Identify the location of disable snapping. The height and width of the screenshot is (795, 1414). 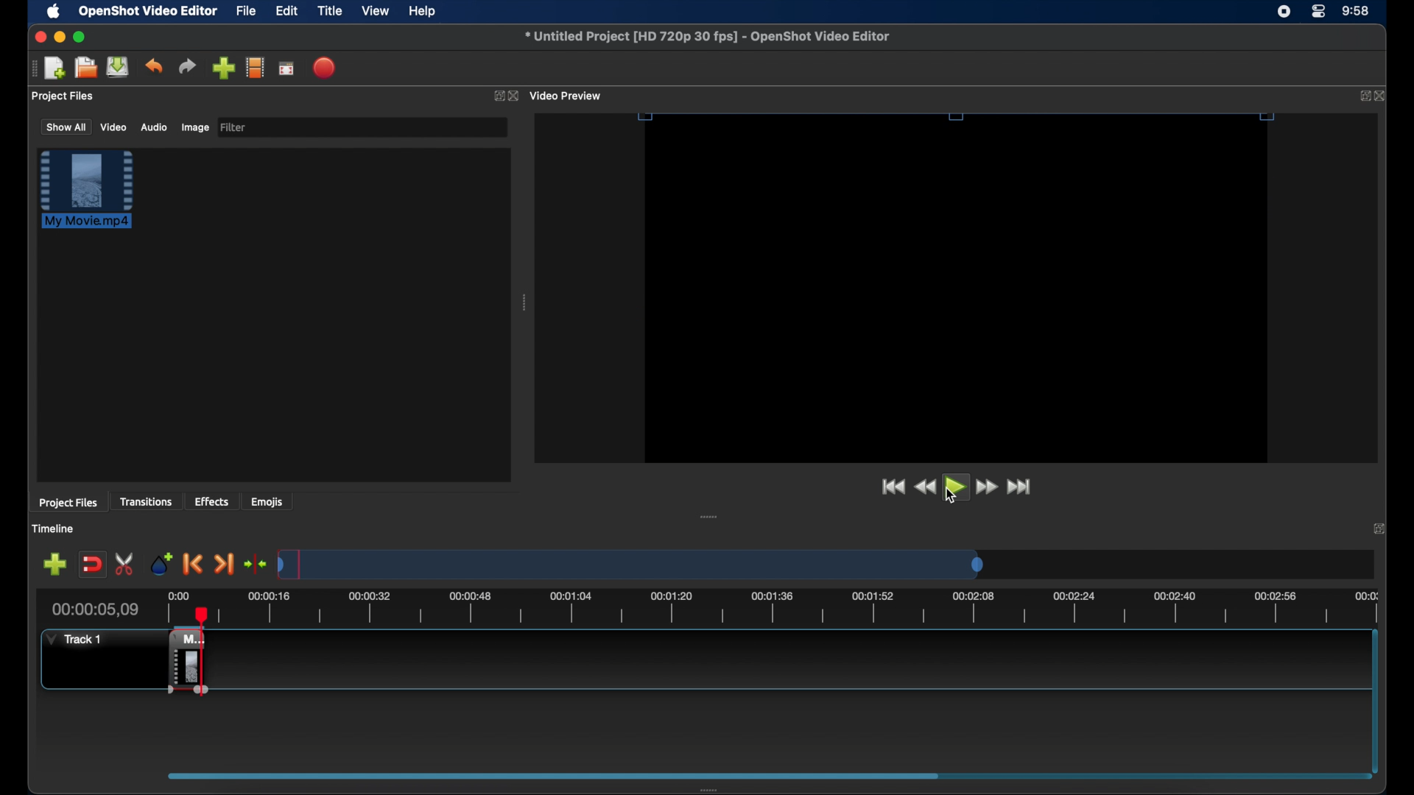
(92, 565).